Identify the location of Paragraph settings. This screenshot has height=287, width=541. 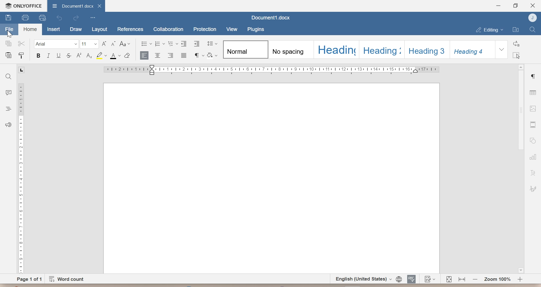
(534, 76).